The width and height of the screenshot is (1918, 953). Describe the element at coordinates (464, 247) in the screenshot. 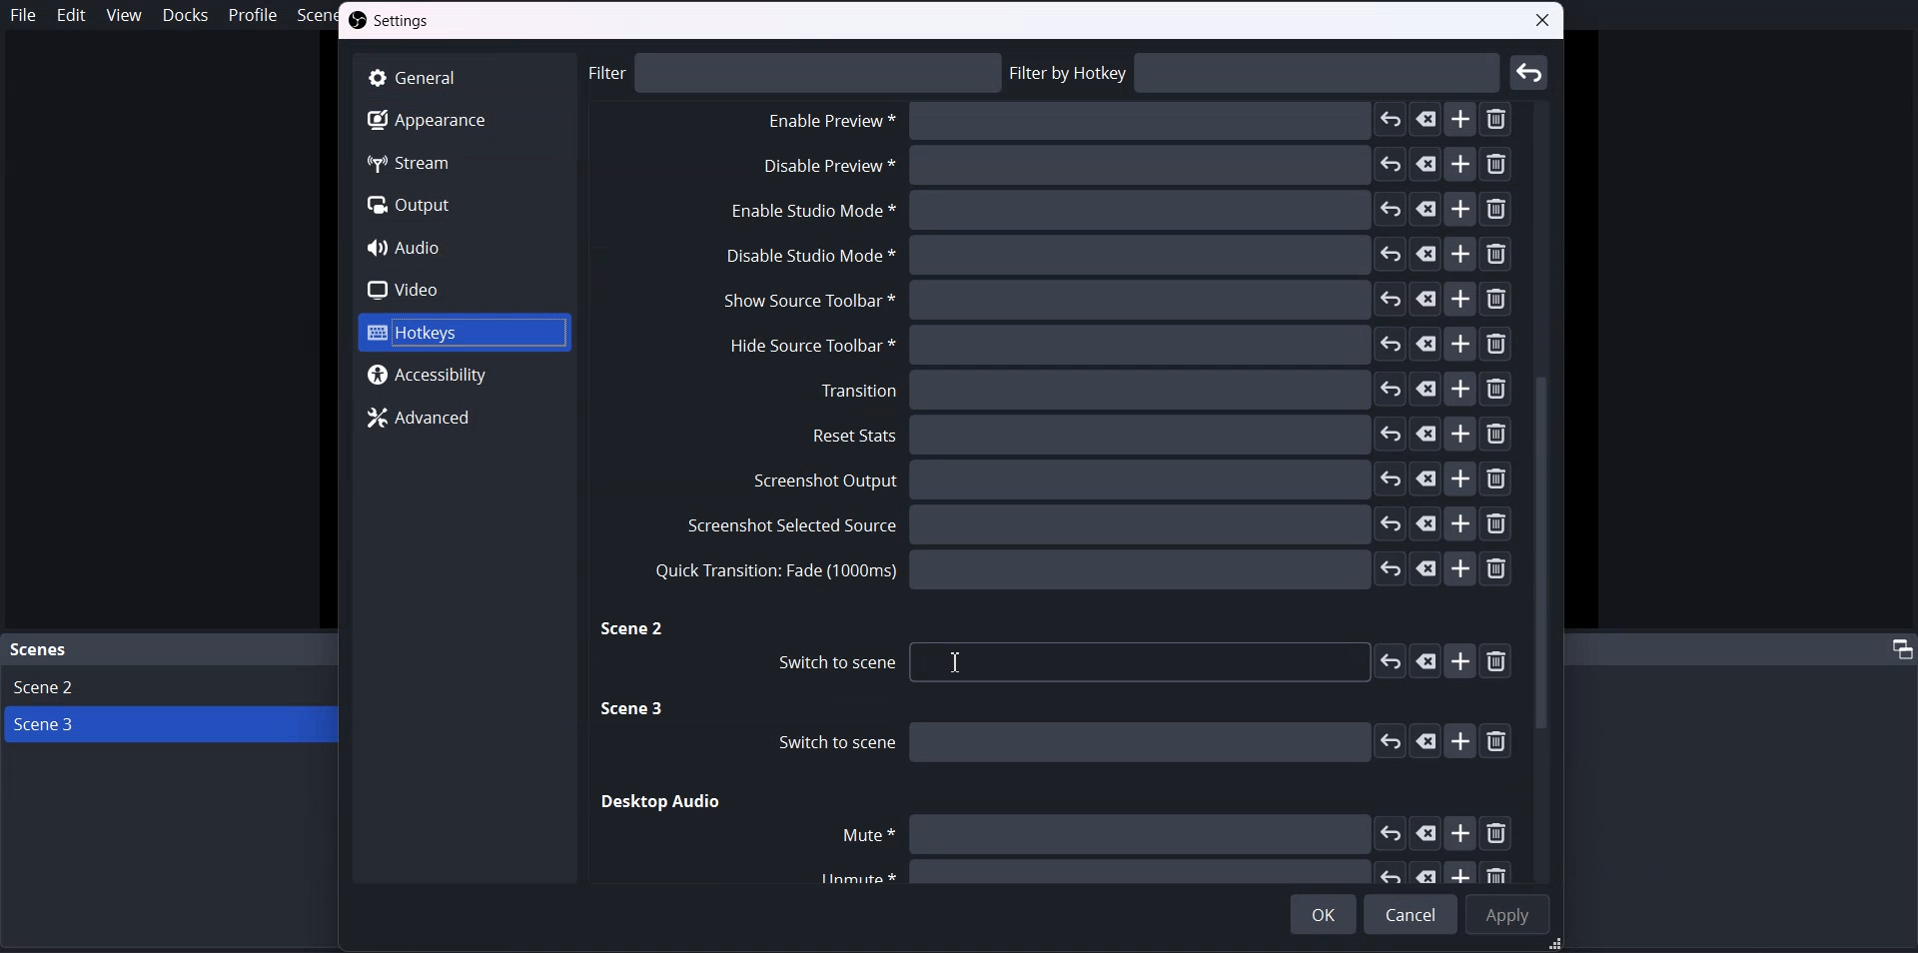

I see `Audio` at that location.